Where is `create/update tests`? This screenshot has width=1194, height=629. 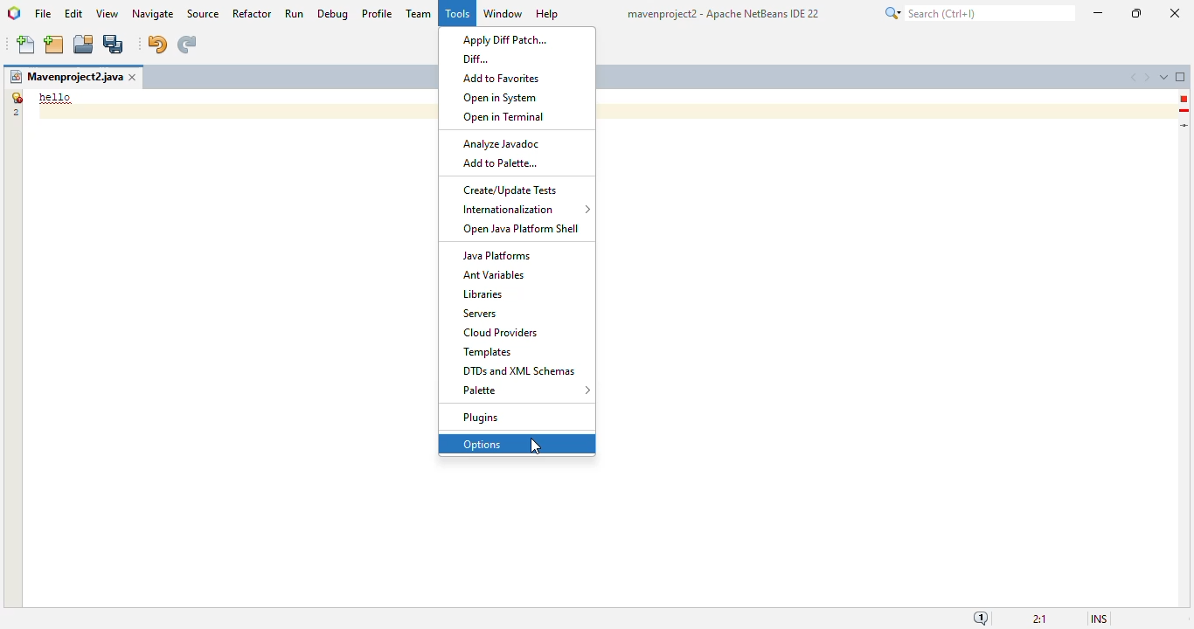 create/update tests is located at coordinates (510, 190).